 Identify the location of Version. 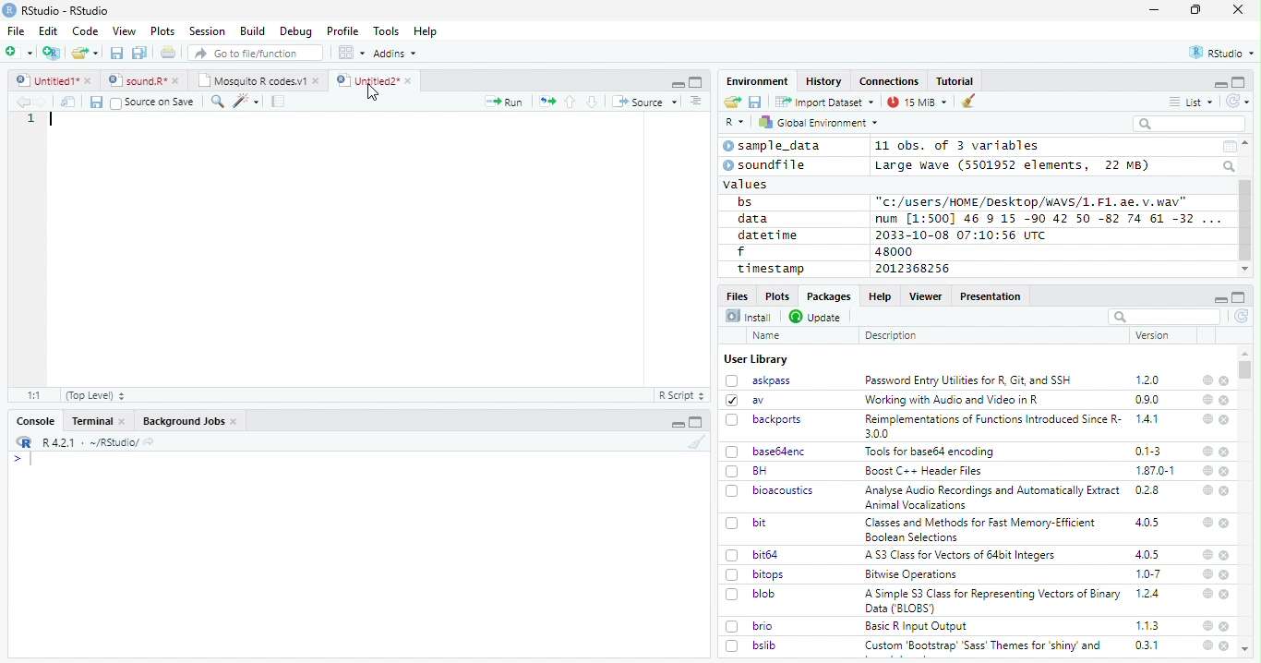
(1156, 335).